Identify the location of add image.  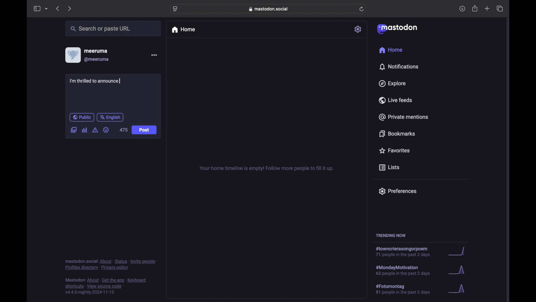
(73, 130).